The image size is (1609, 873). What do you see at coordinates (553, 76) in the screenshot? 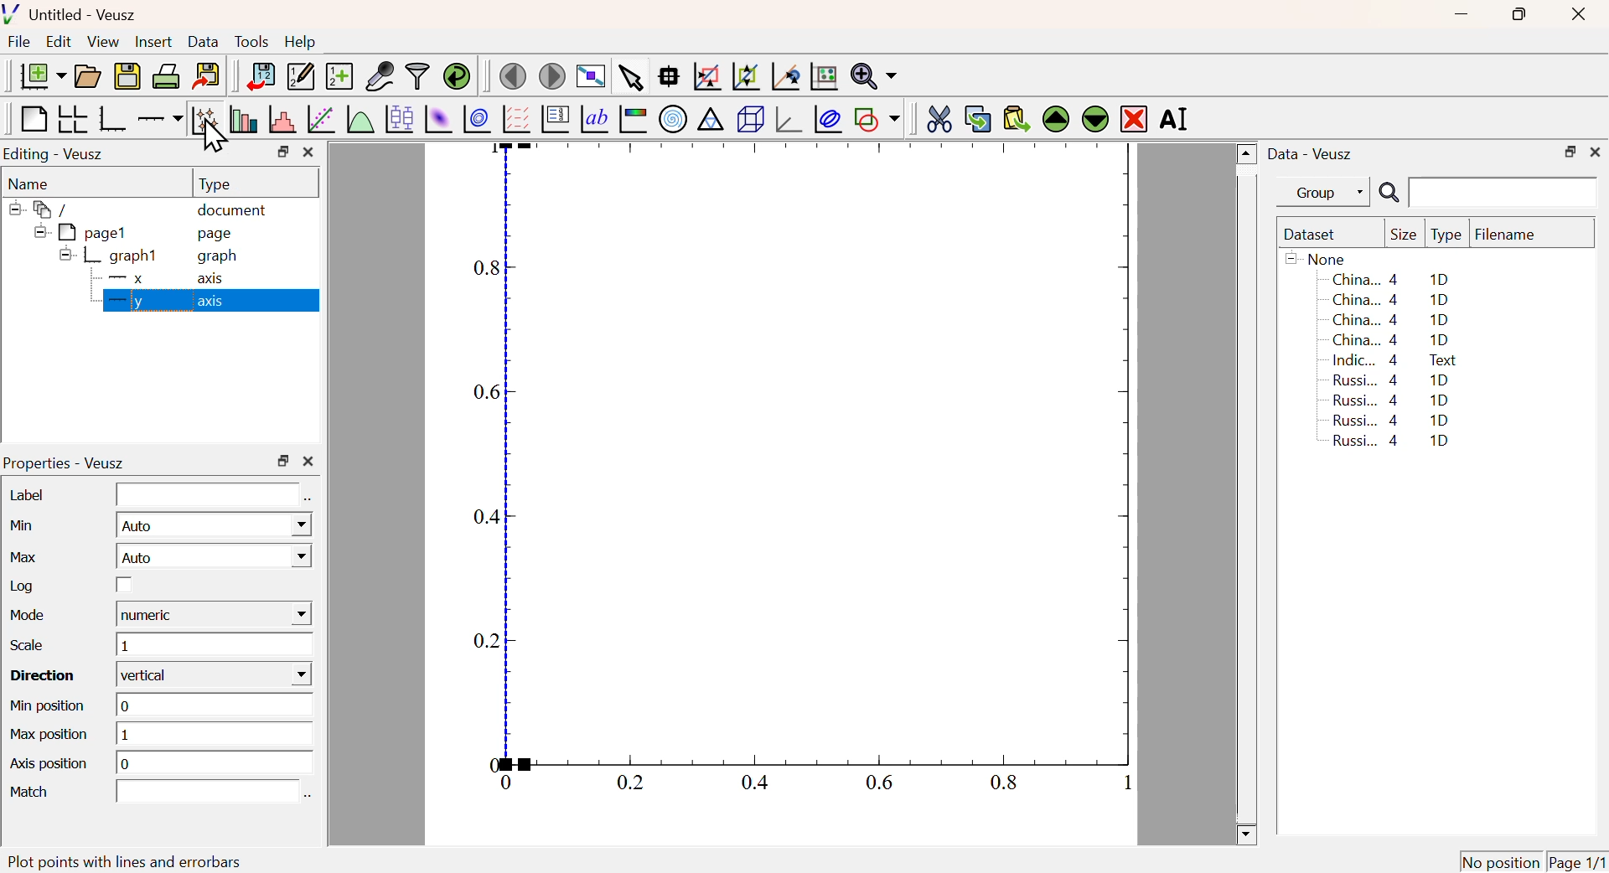
I see `Move to next page` at bounding box center [553, 76].